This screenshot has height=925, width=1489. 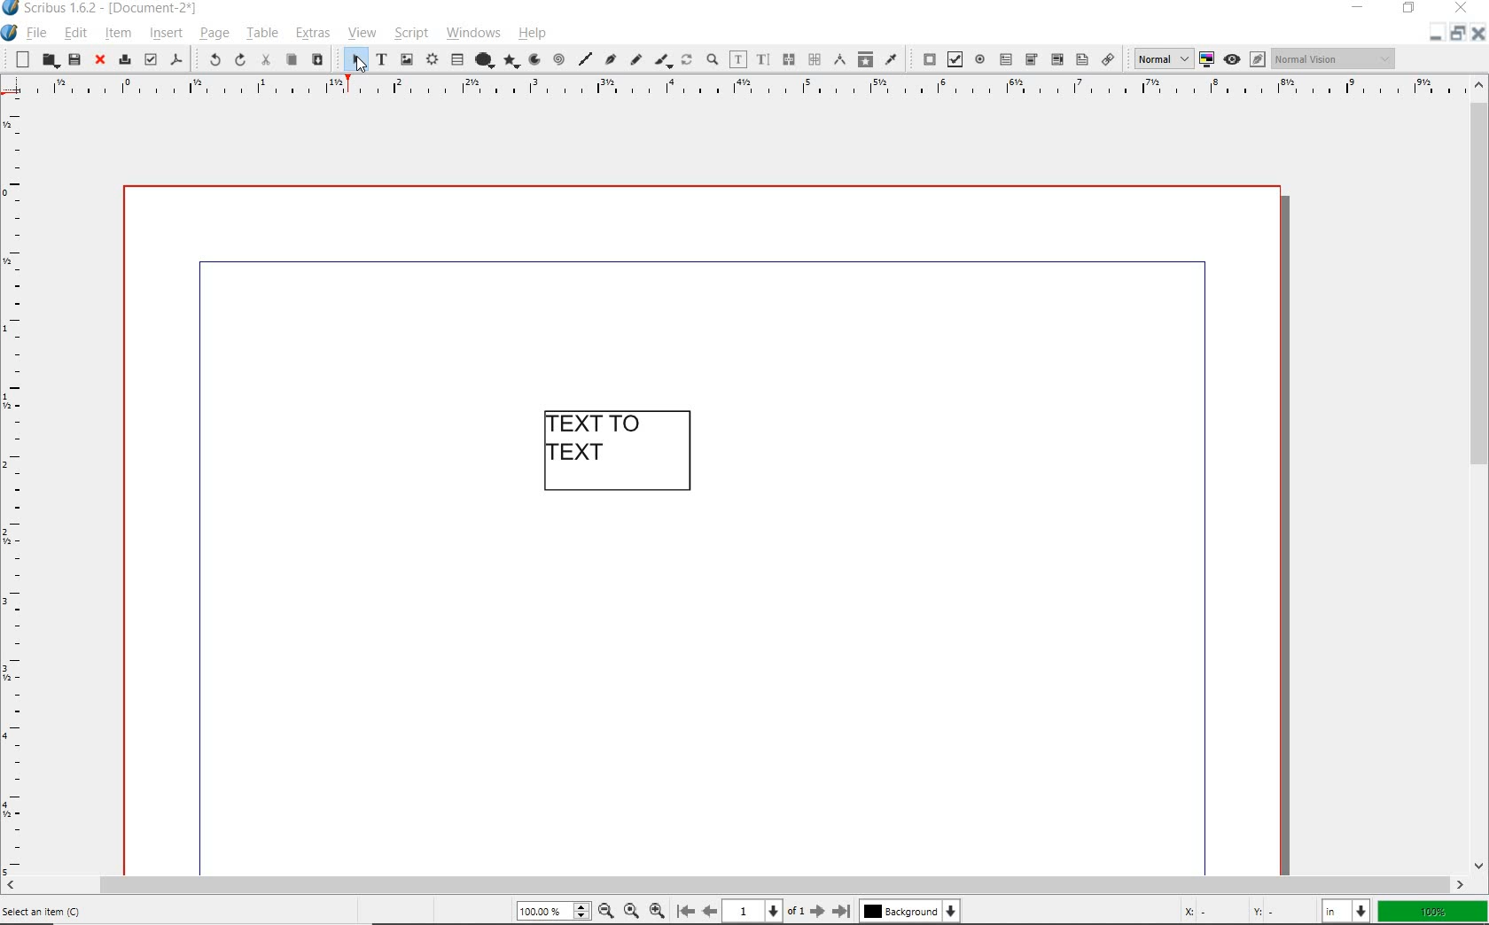 I want to click on preflight verifier, so click(x=150, y=61).